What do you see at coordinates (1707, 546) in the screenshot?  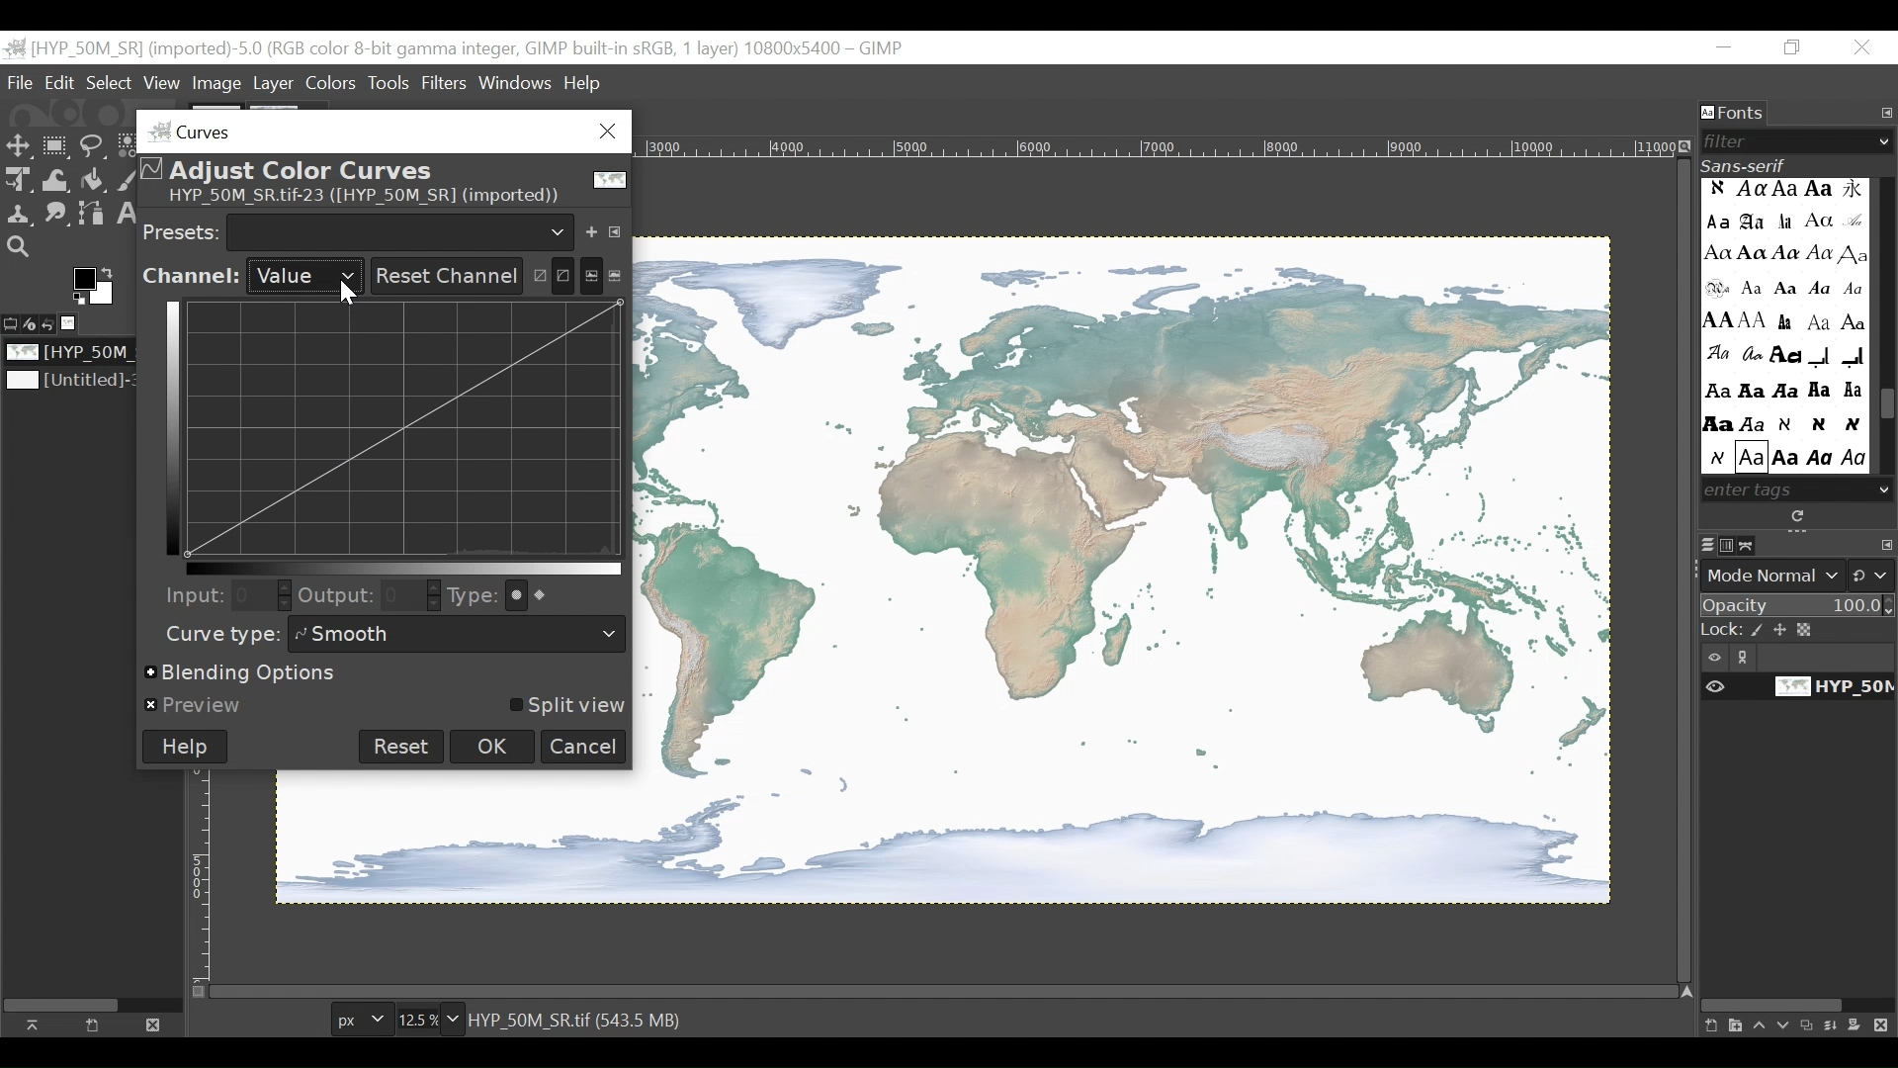 I see `Layers` at bounding box center [1707, 546].